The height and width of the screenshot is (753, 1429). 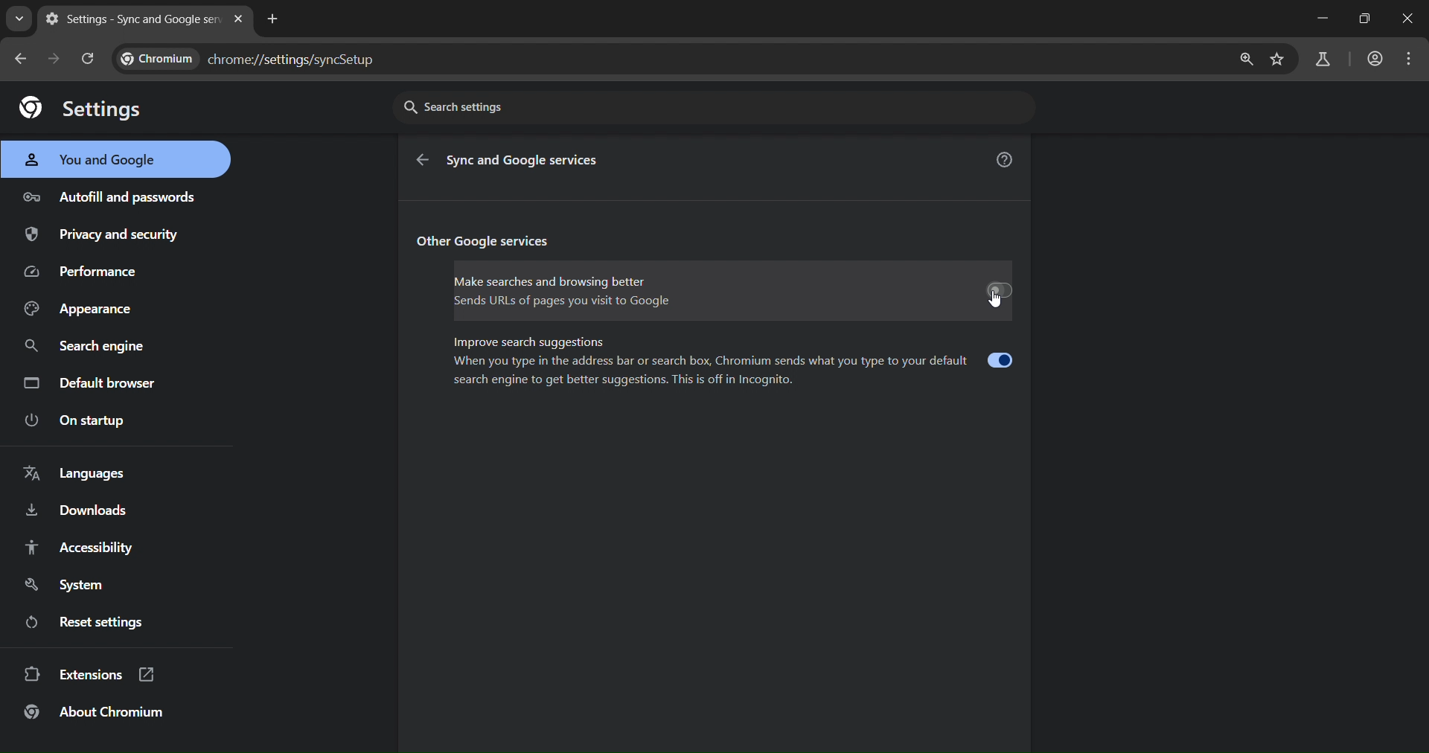 I want to click on close tab, so click(x=241, y=21).